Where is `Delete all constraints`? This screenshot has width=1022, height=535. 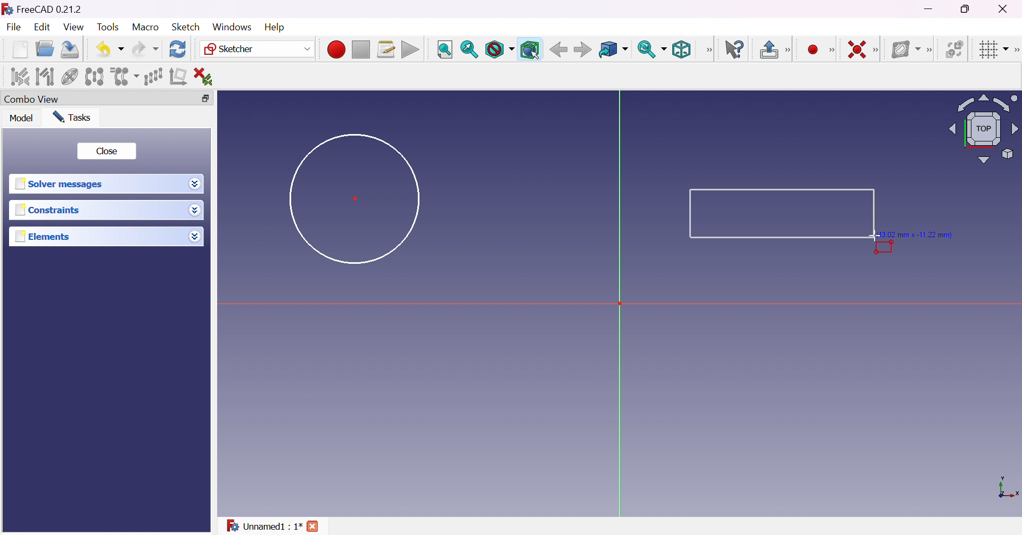 Delete all constraints is located at coordinates (207, 77).